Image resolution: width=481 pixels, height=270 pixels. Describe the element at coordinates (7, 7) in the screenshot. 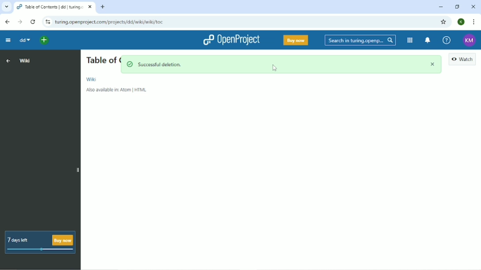

I see `Search tabs` at that location.